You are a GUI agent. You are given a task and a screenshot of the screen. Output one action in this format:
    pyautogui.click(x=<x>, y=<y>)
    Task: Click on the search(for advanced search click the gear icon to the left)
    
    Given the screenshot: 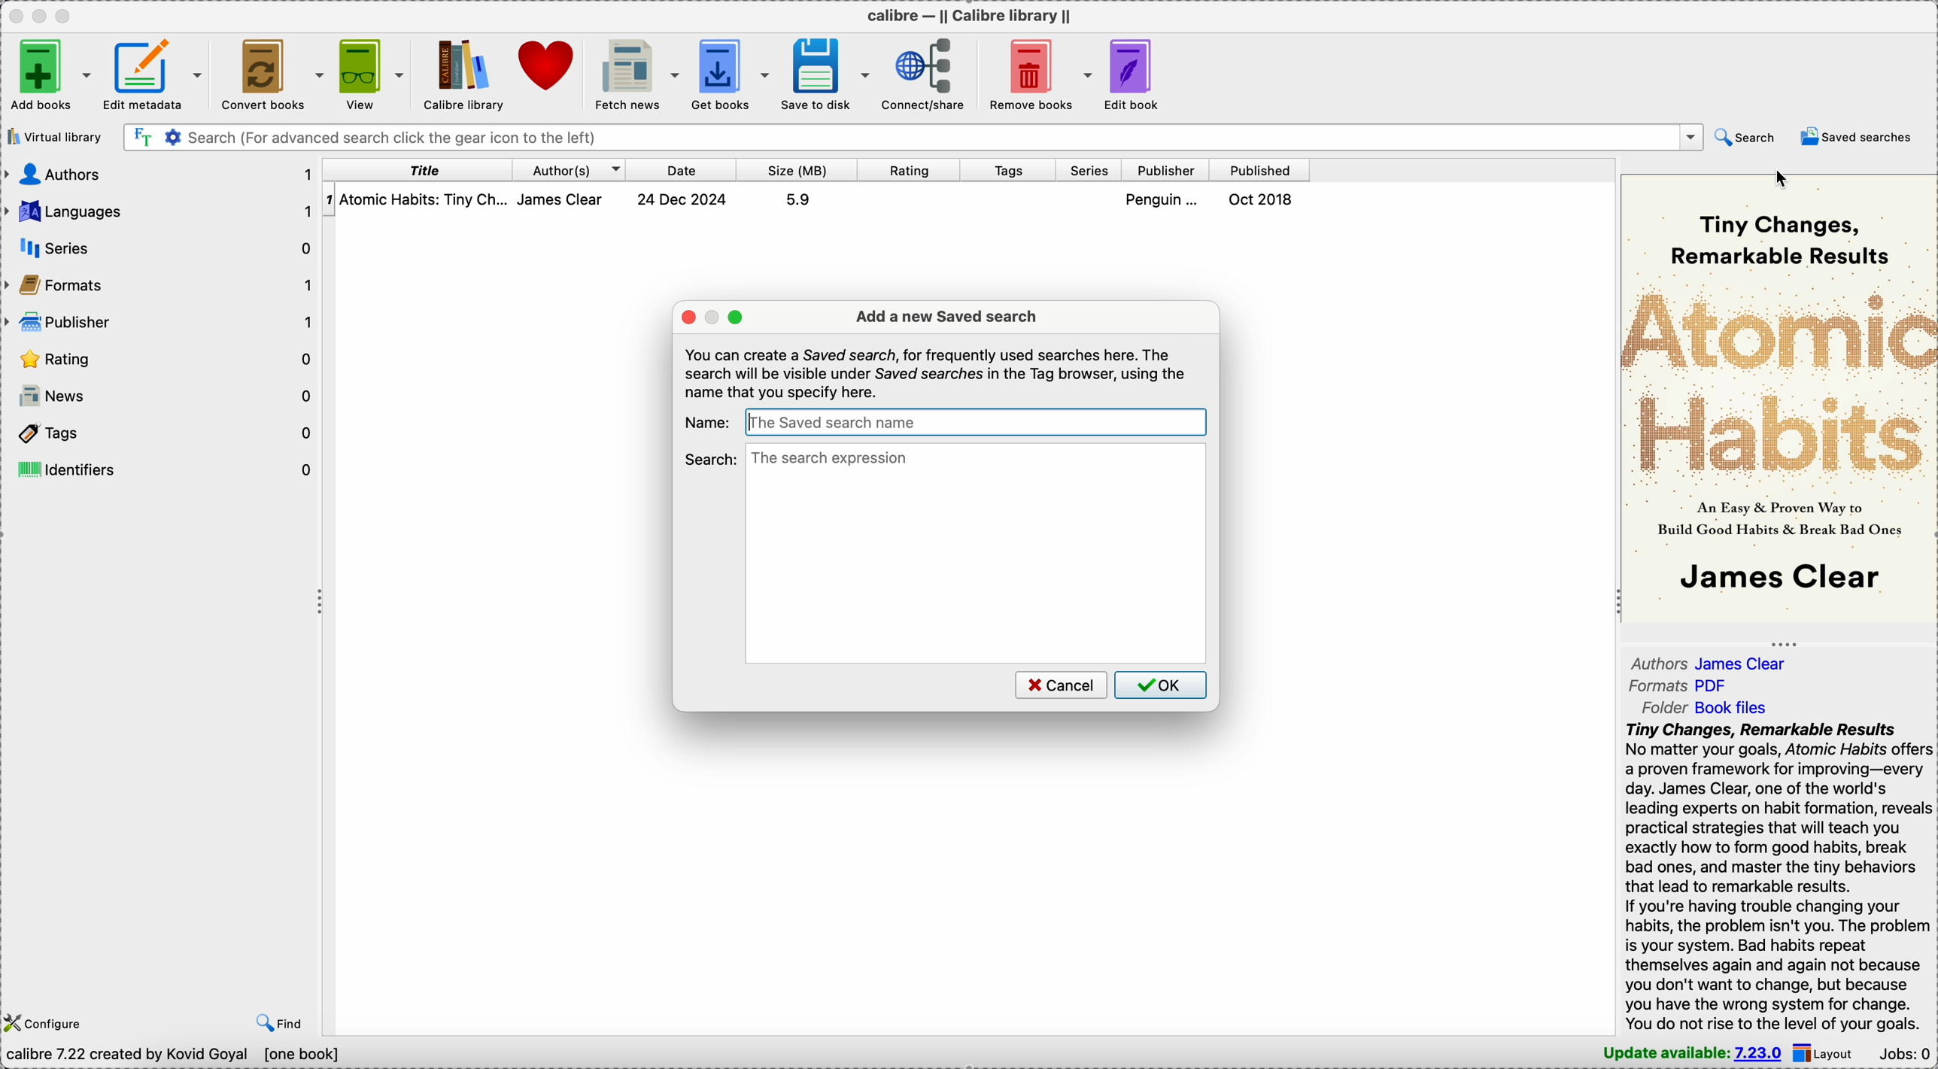 What is the action you would take?
    pyautogui.click(x=913, y=136)
    